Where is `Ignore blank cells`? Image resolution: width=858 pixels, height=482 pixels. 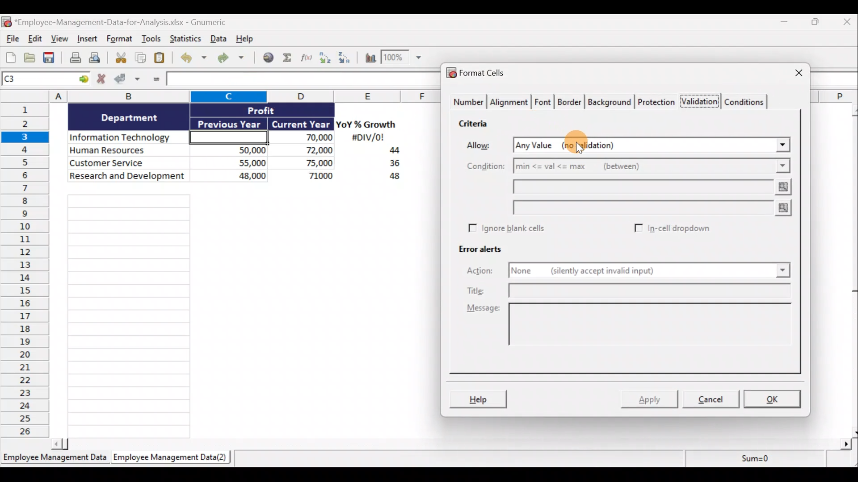 Ignore blank cells is located at coordinates (520, 229).